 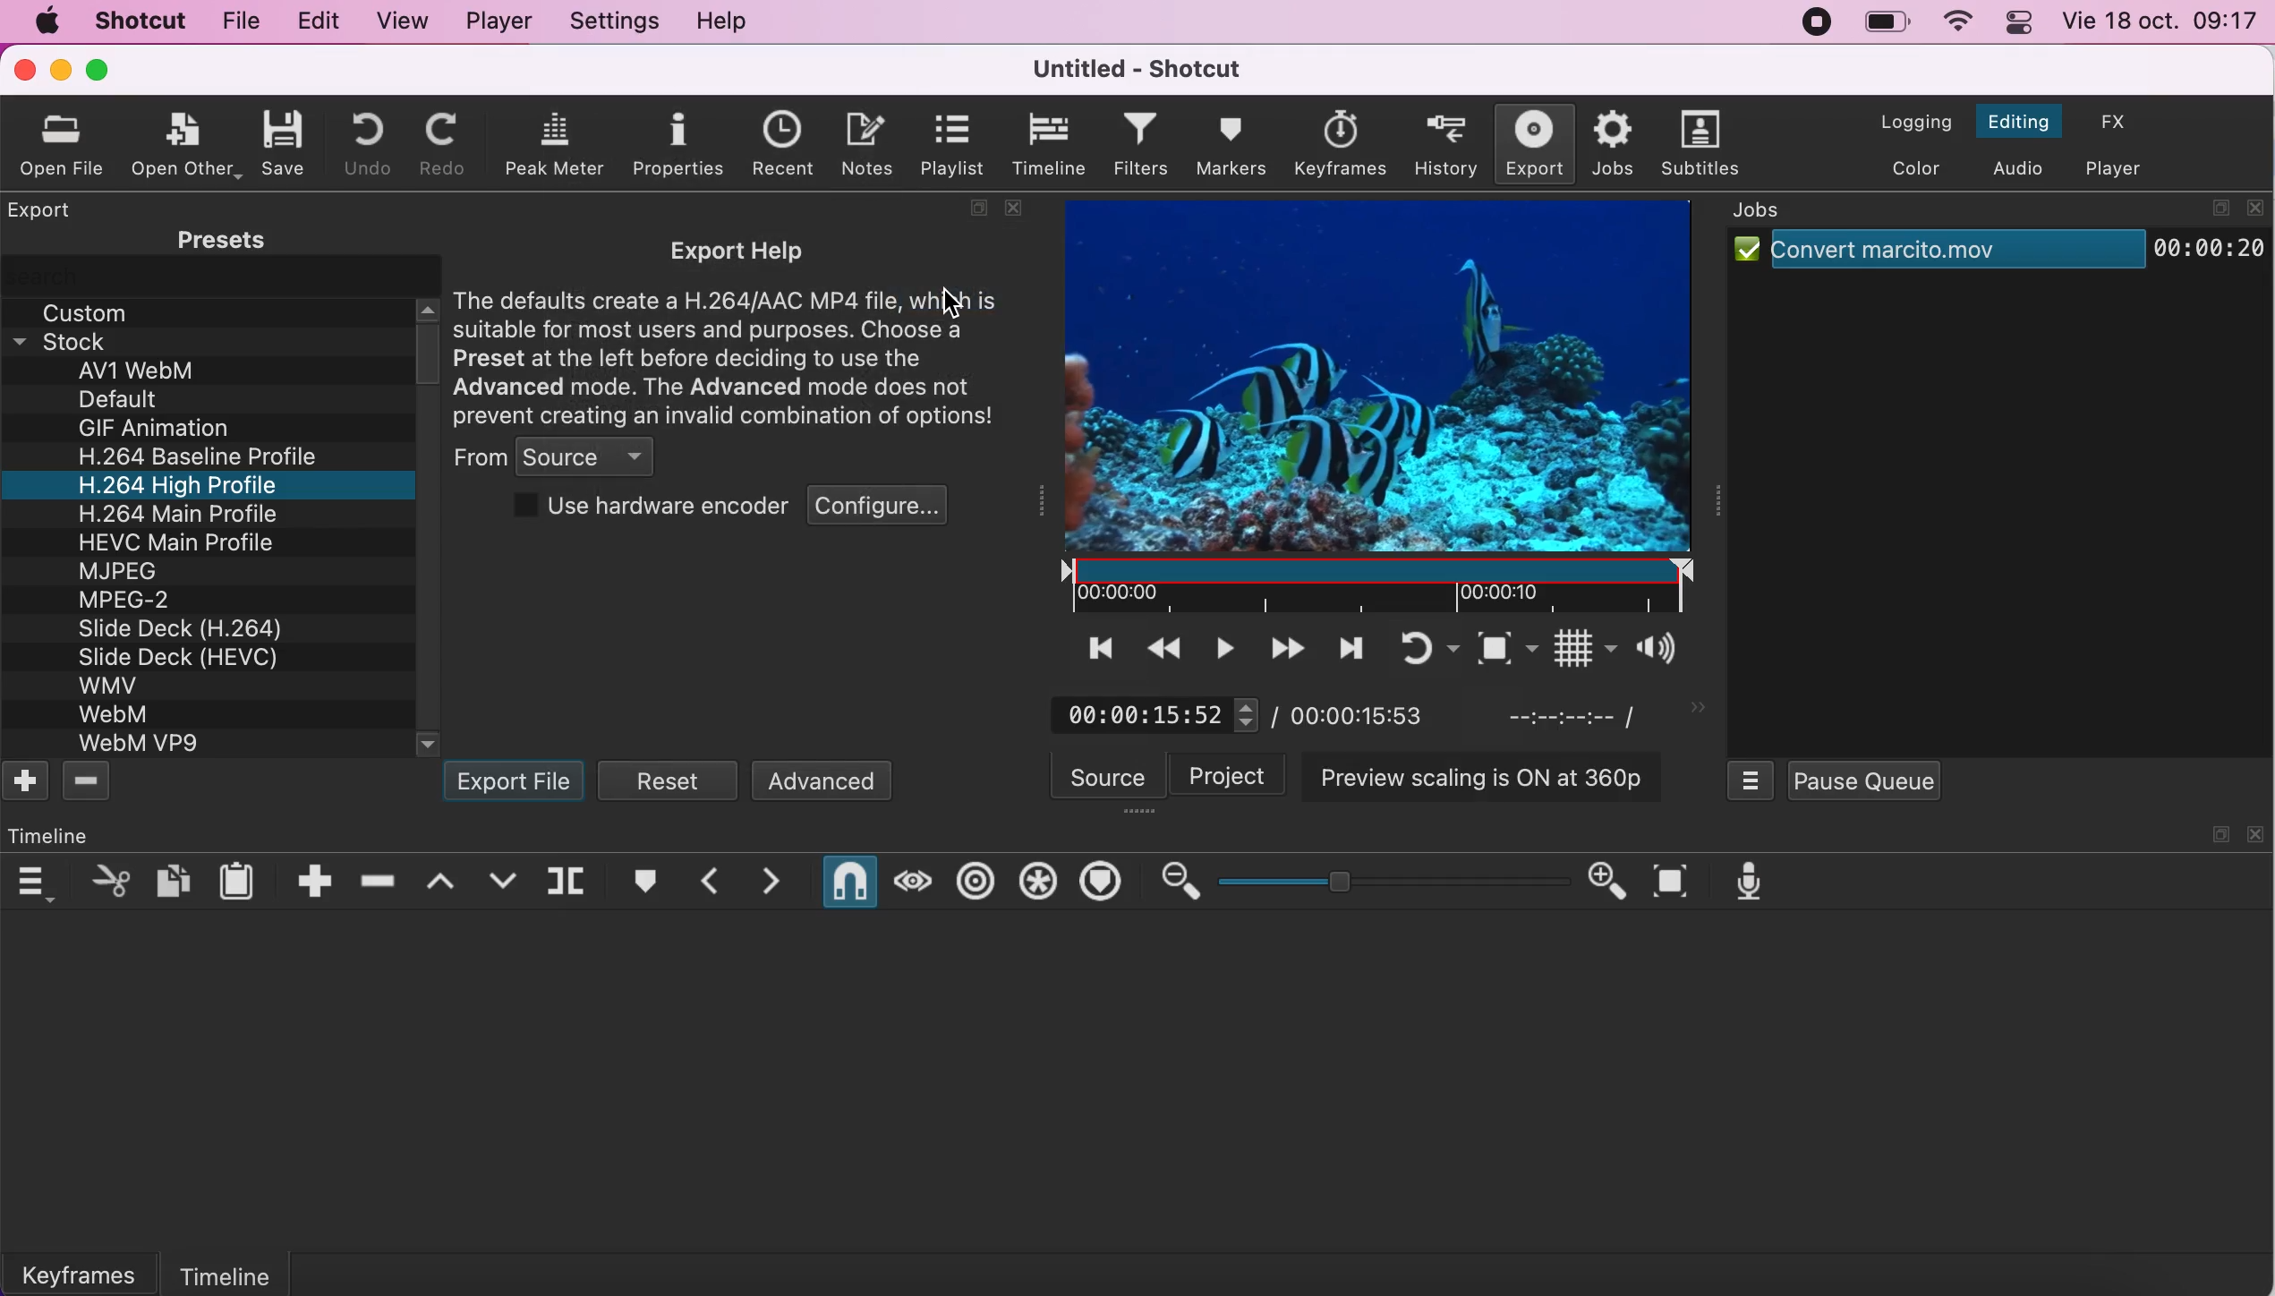 I want to click on current position, so click(x=1150, y=713).